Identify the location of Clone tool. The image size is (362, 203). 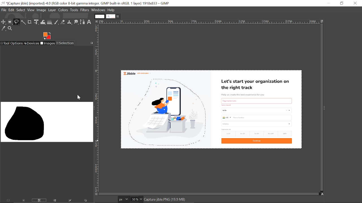
(70, 23).